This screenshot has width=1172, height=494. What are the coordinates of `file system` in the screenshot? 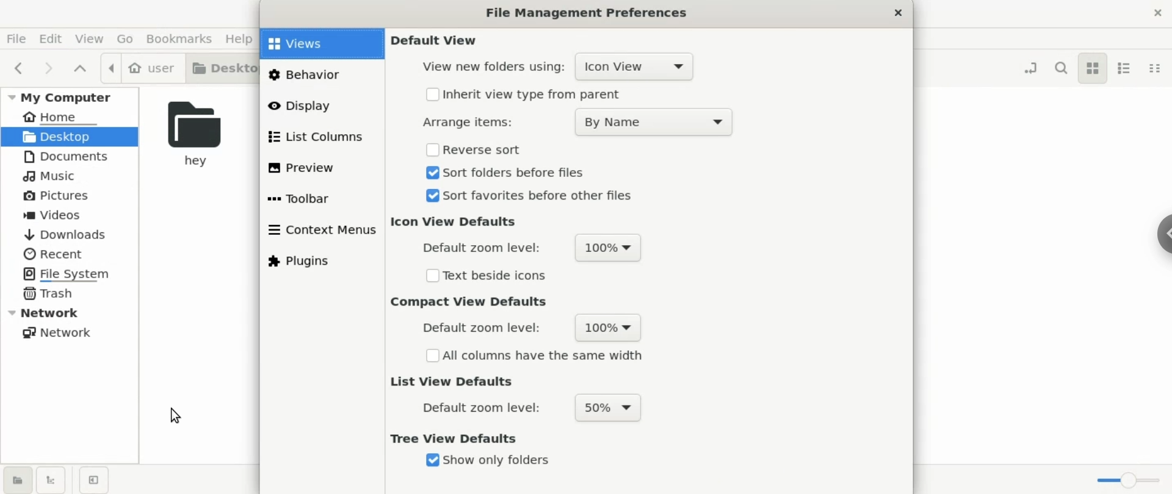 It's located at (75, 273).